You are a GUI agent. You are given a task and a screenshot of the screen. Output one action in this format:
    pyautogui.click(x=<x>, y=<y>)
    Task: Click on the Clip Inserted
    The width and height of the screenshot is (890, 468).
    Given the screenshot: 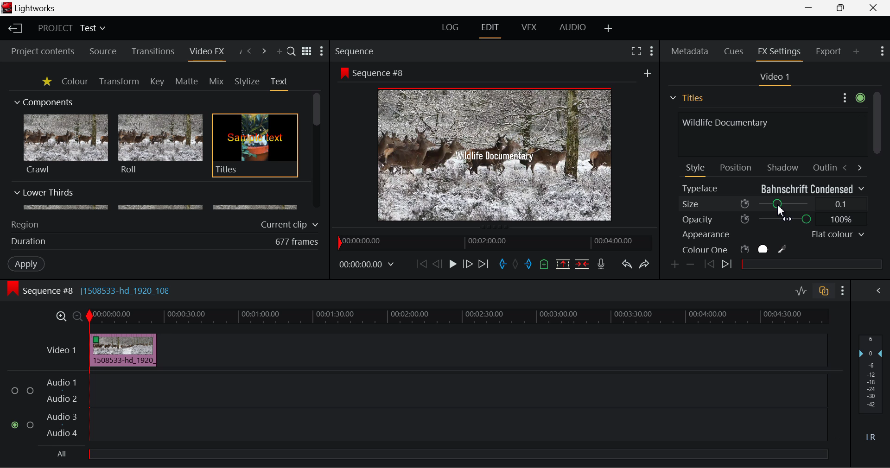 What is the action you would take?
    pyautogui.click(x=121, y=350)
    